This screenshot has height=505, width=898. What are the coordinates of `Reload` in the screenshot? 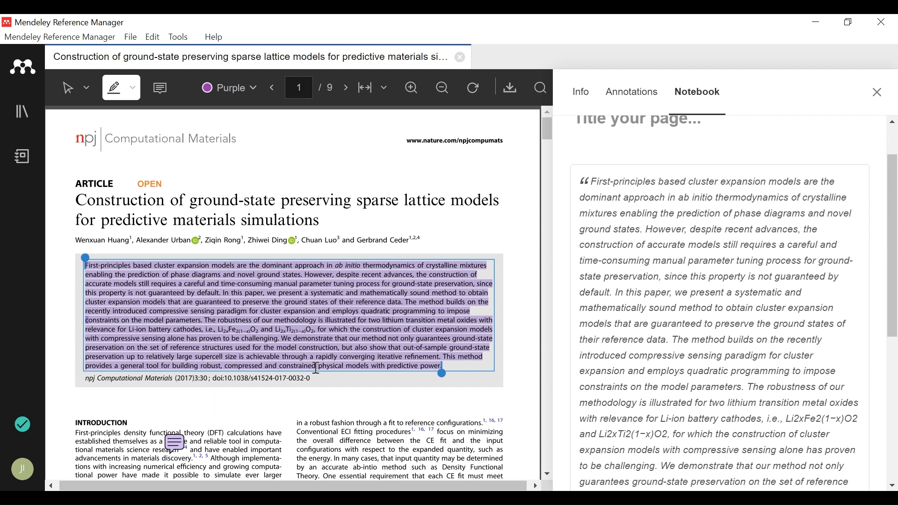 It's located at (475, 87).